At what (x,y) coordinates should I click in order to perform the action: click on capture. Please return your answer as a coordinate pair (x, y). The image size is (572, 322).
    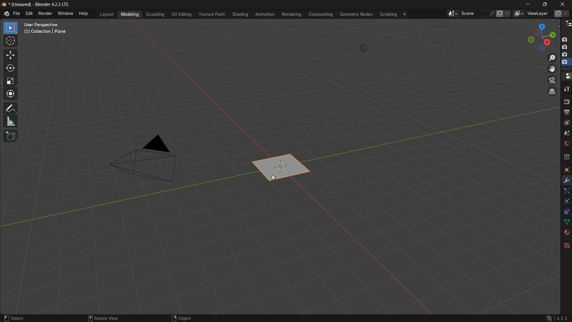
    Looking at the image, I should click on (565, 47).